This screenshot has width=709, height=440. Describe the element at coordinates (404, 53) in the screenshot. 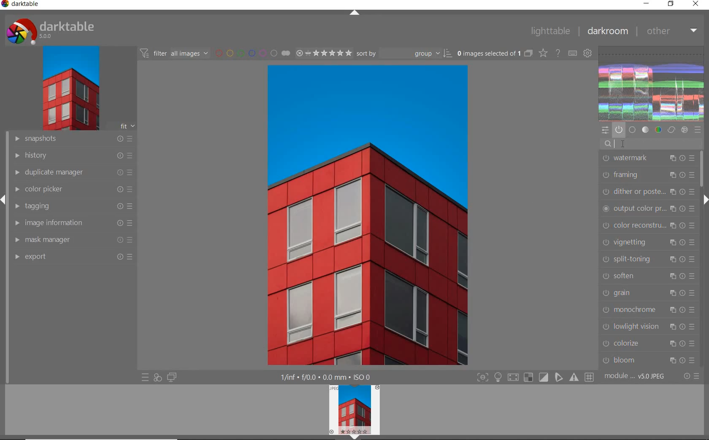

I see `sort` at that location.